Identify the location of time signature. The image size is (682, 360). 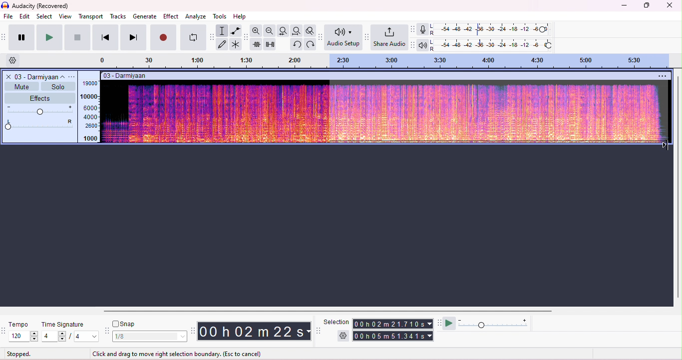
(64, 325).